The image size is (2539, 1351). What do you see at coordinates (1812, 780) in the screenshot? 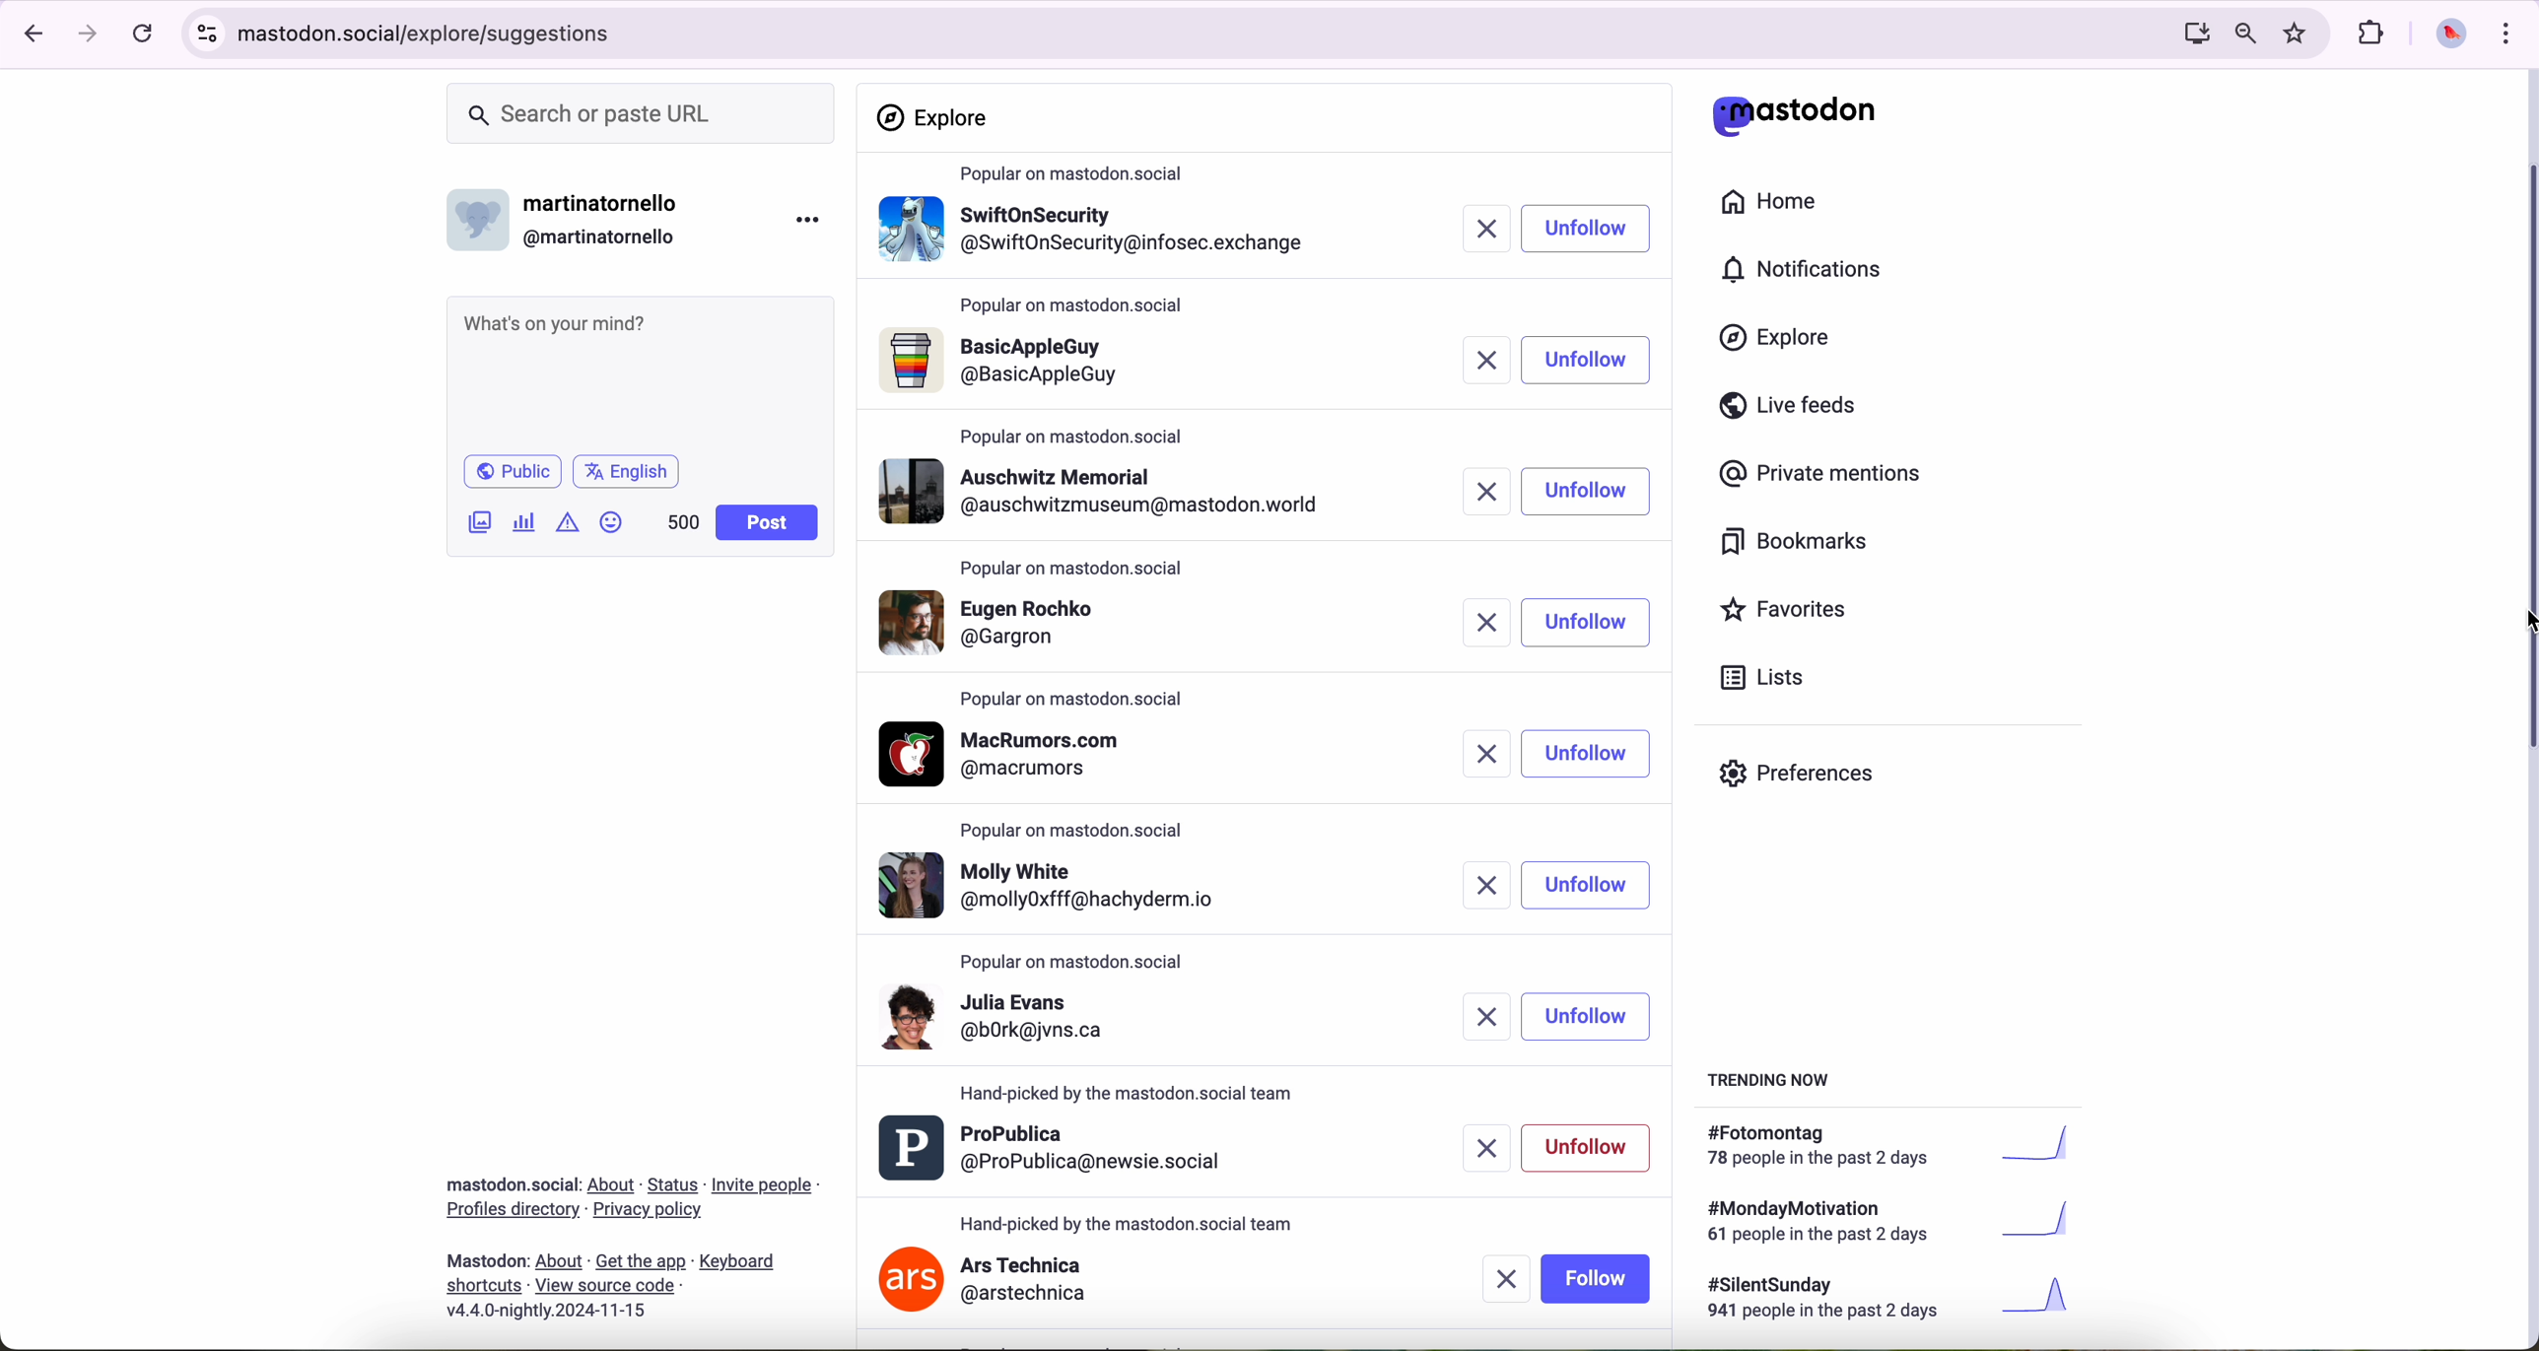
I see `preferences` at bounding box center [1812, 780].